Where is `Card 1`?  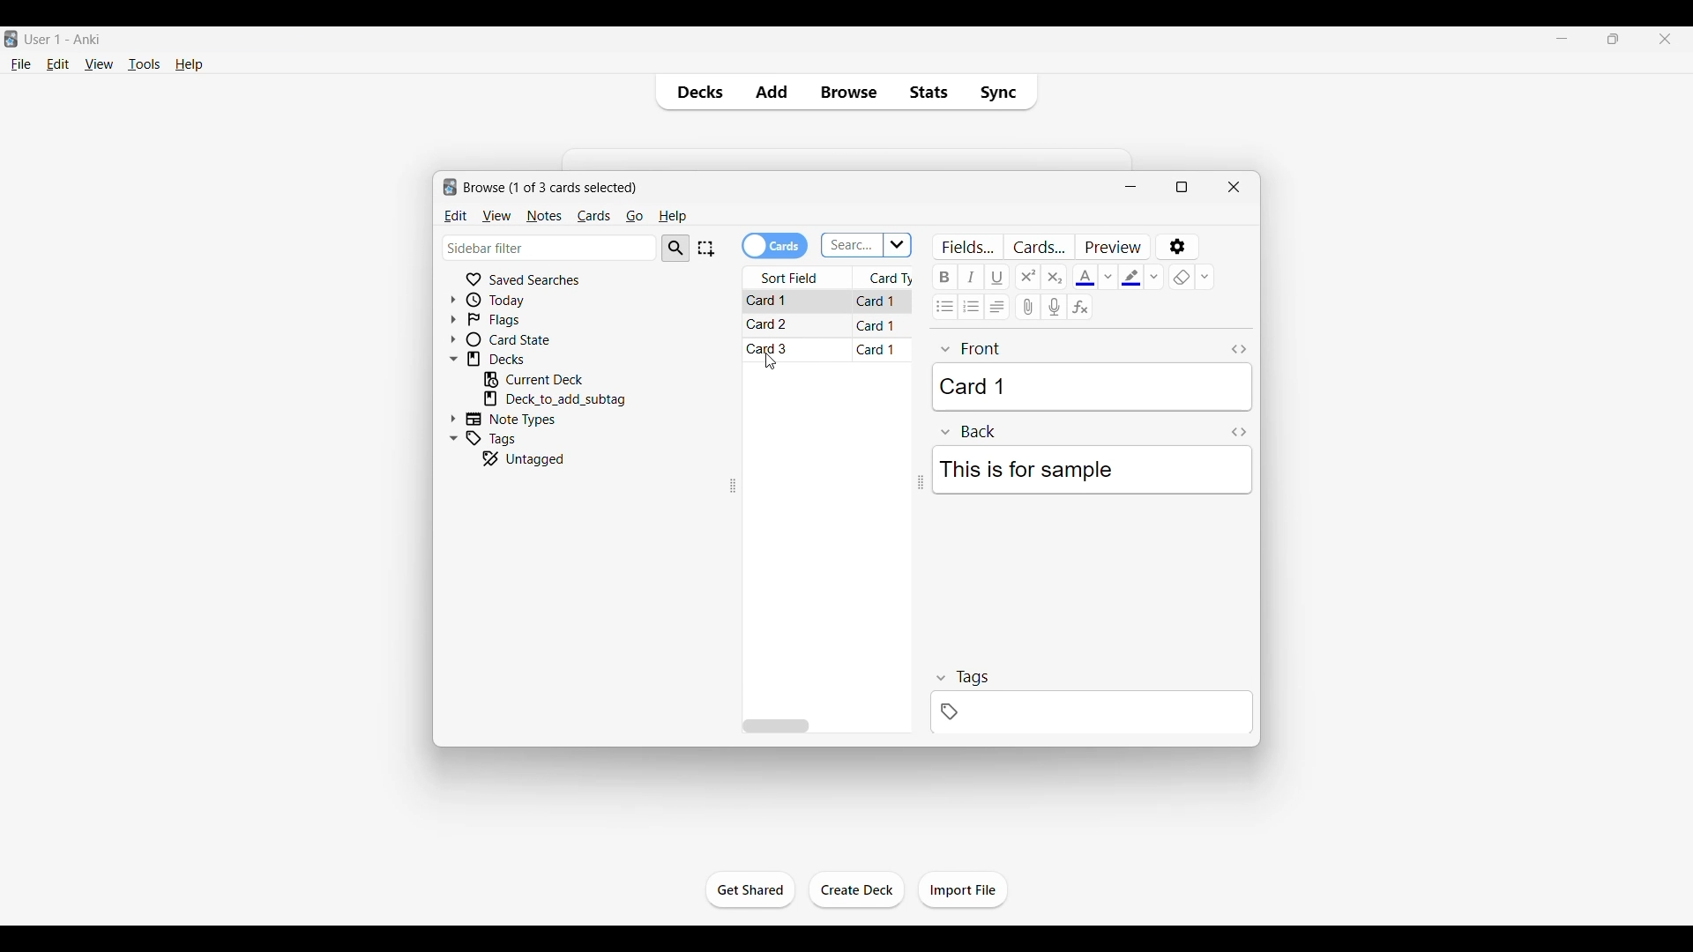 Card 1 is located at coordinates (876, 324).